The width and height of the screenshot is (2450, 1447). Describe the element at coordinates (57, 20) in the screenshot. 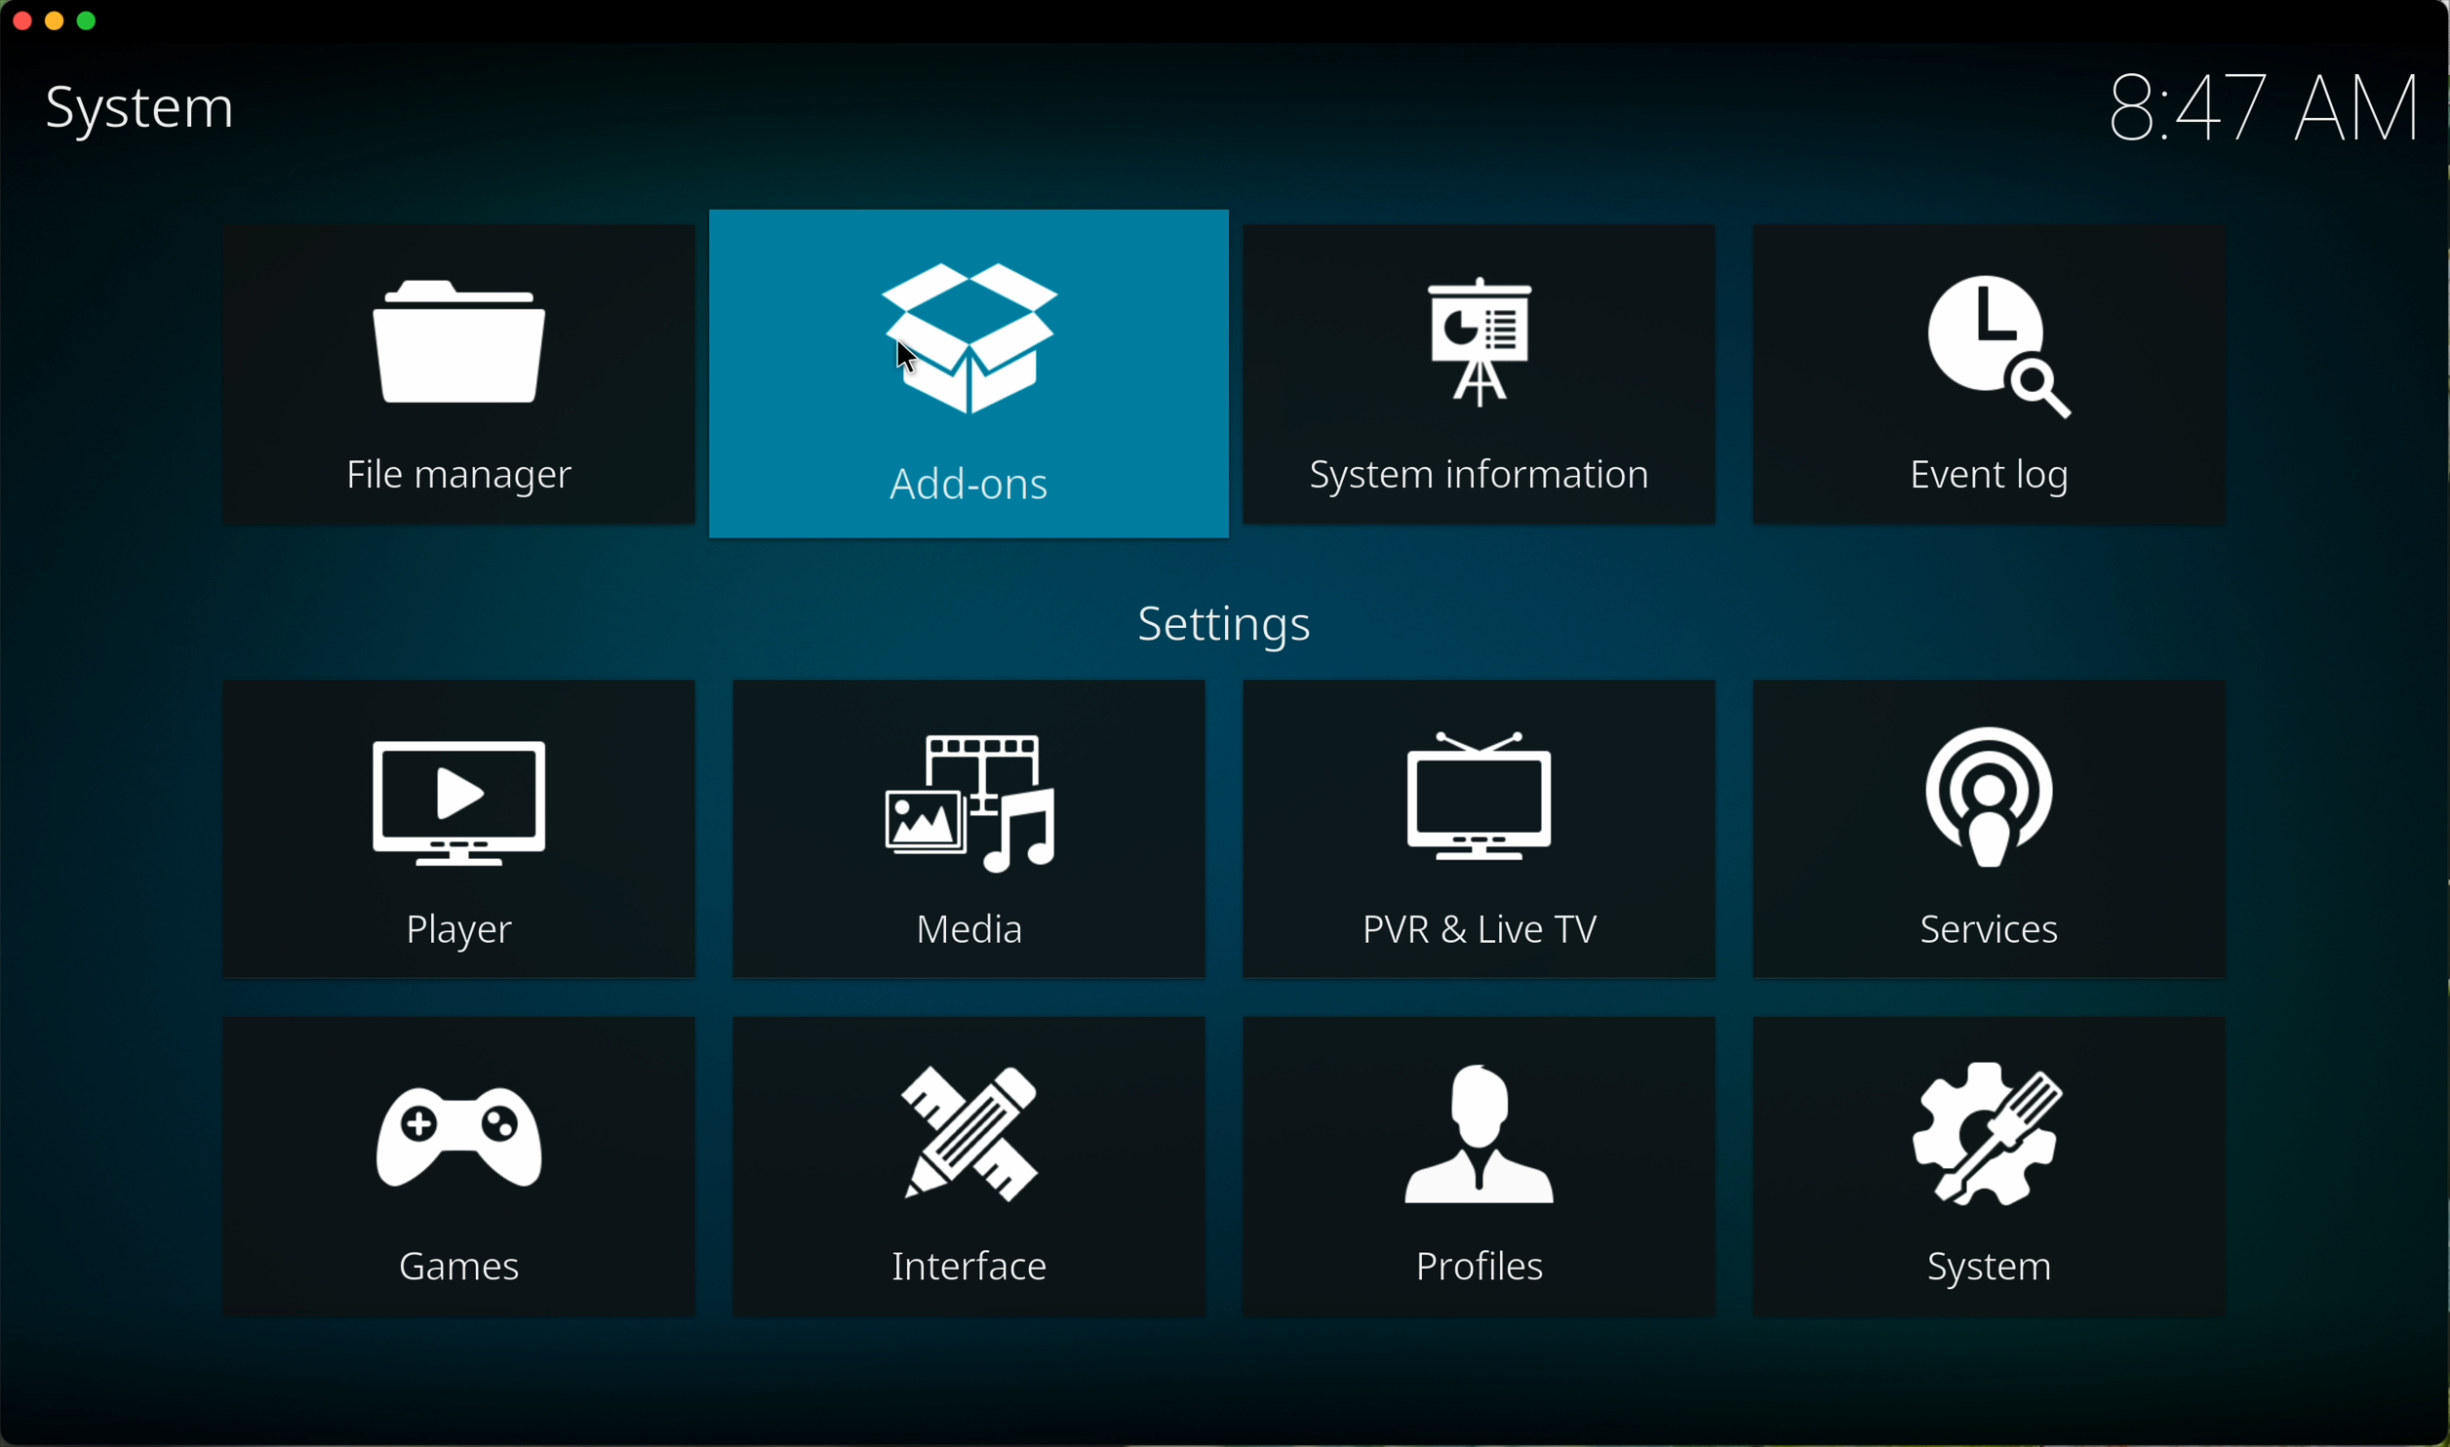

I see `minimize` at that location.